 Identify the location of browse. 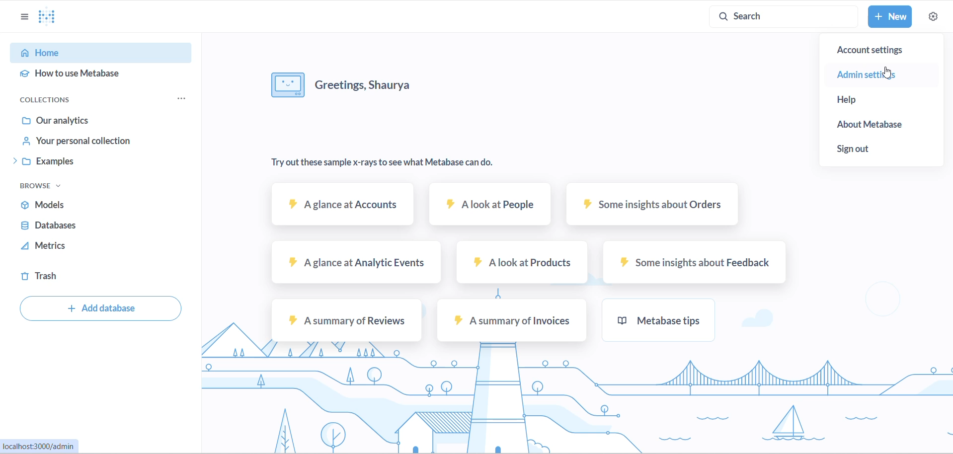
(41, 186).